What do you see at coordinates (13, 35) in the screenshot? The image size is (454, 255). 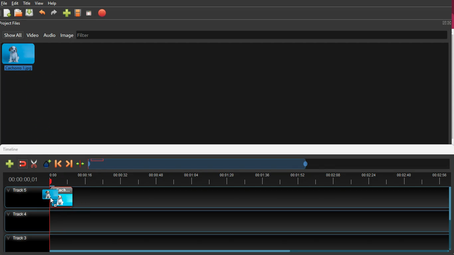 I see `show all` at bounding box center [13, 35].